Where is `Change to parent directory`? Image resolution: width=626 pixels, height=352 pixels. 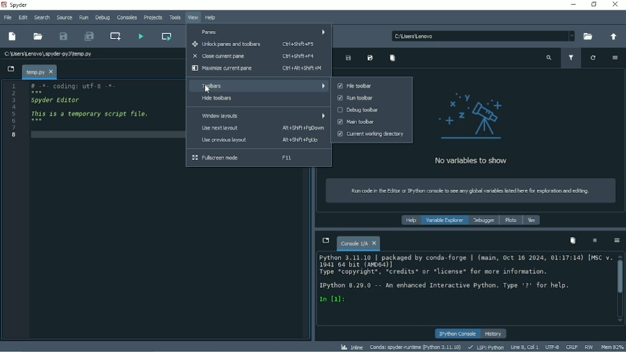
Change to parent directory is located at coordinates (611, 37).